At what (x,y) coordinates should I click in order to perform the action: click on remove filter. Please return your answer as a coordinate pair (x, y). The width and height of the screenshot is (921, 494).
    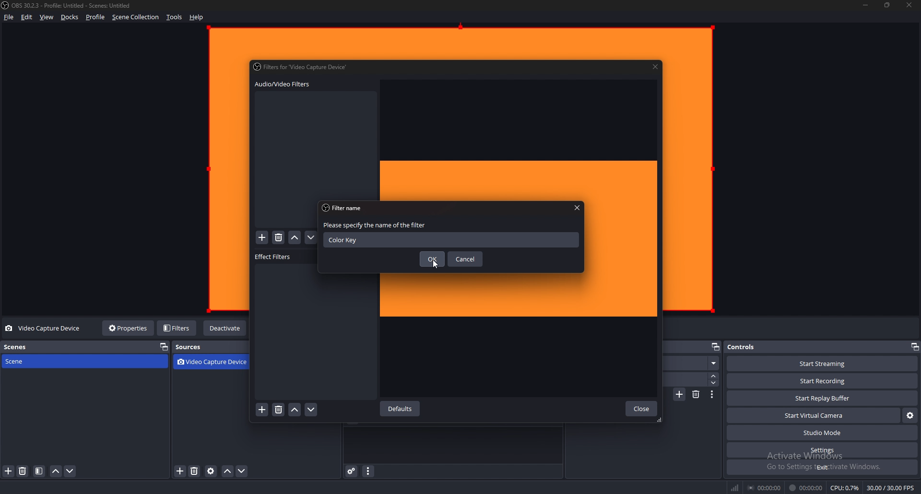
    Looking at the image, I should click on (278, 411).